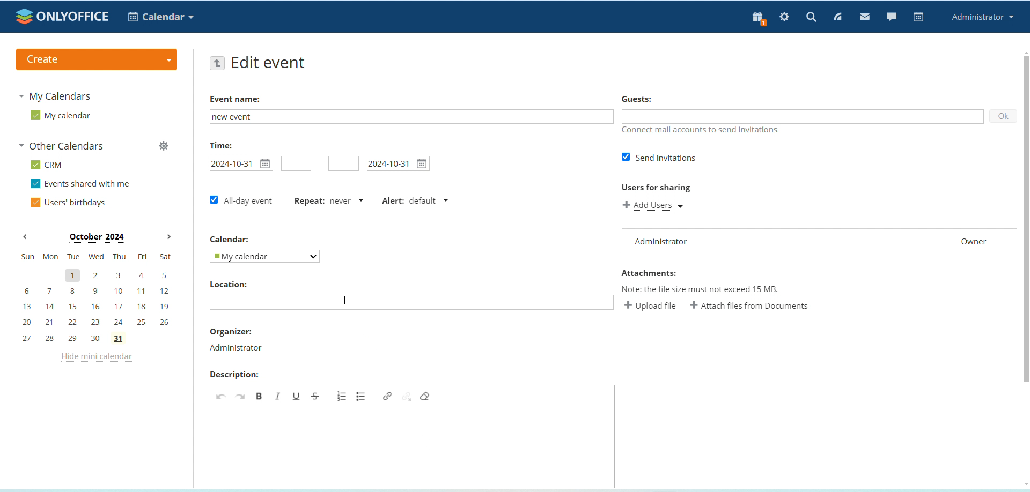 The width and height of the screenshot is (1030, 492). I want to click on scrollbar, so click(1025, 220).